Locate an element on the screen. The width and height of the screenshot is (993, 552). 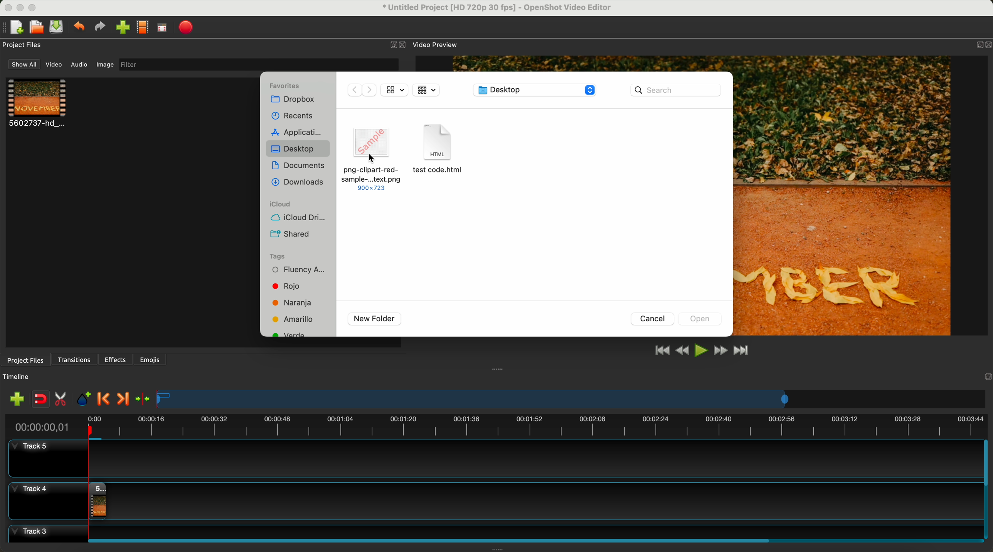
import files is located at coordinates (15, 398).